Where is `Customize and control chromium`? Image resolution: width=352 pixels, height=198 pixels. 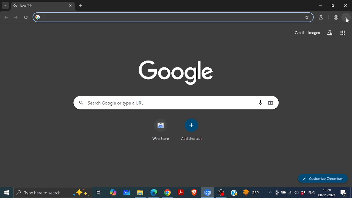
Customize and control chromium is located at coordinates (346, 17).